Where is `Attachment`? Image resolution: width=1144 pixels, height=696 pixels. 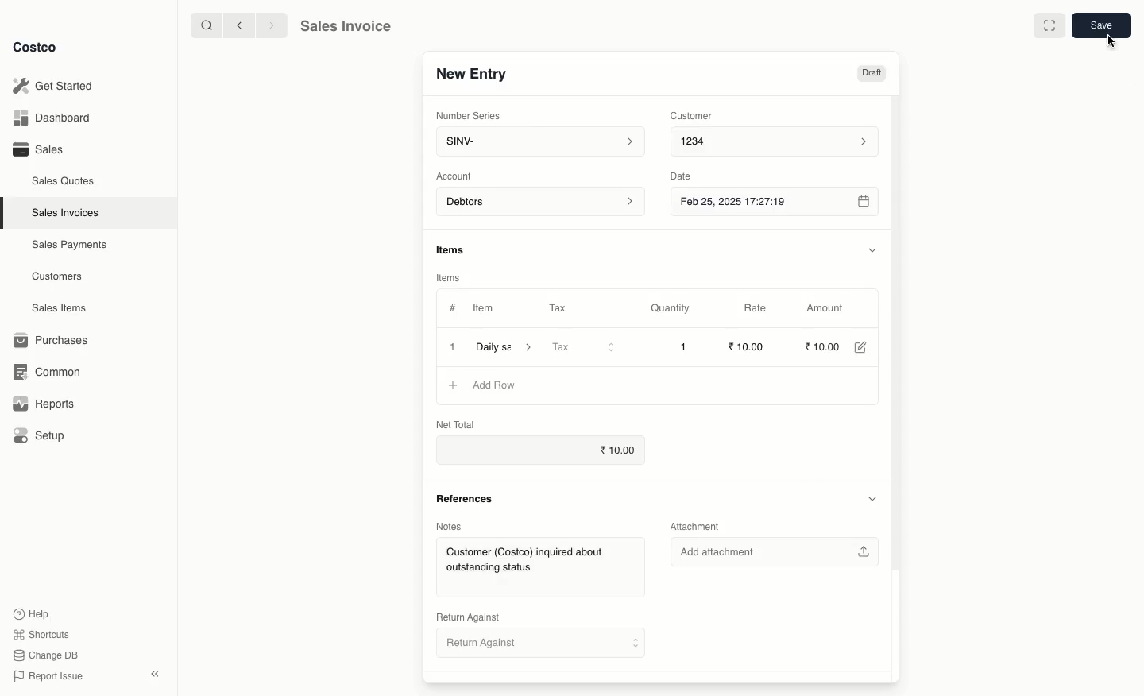 Attachment is located at coordinates (698, 526).